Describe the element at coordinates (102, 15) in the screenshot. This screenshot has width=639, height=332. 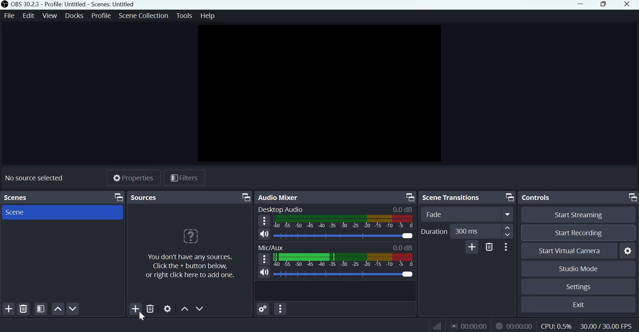
I see `profile` at that location.